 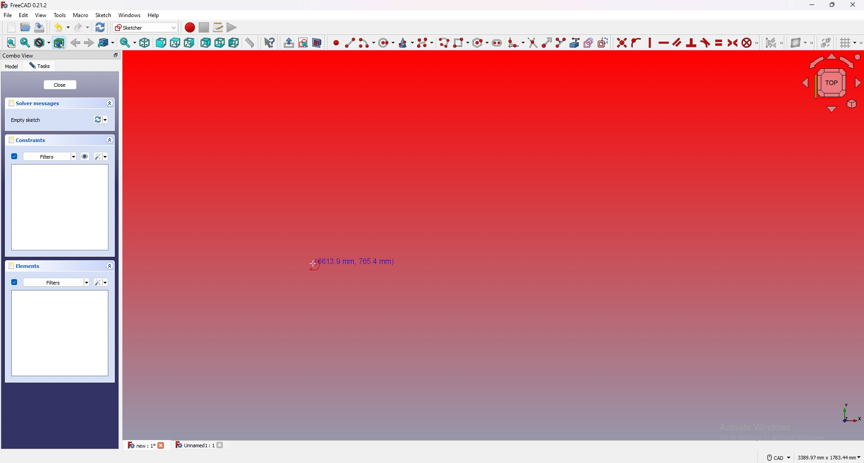 What do you see at coordinates (497, 43) in the screenshot?
I see `create slot` at bounding box center [497, 43].